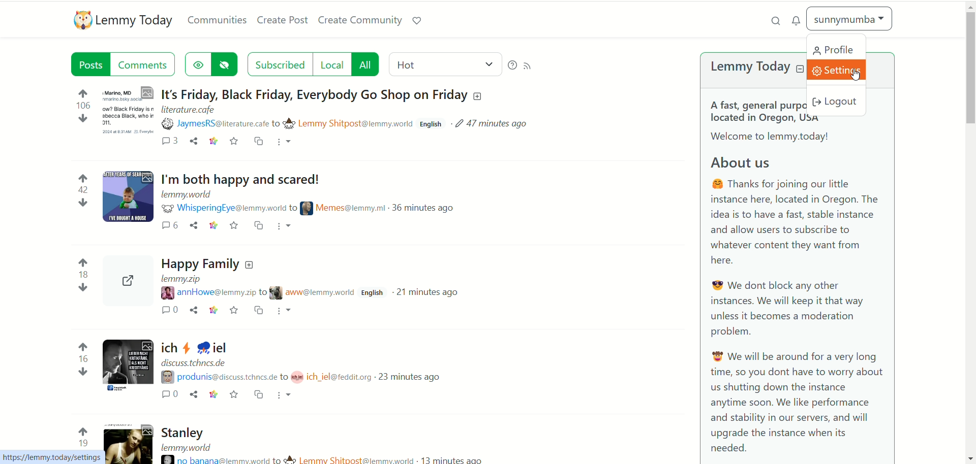  I want to click on profile, so click(835, 48).